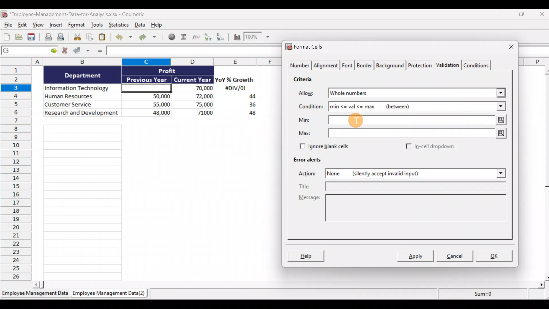 The height and width of the screenshot is (309, 549). Describe the element at coordinates (351, 122) in the screenshot. I see `cursor` at that location.